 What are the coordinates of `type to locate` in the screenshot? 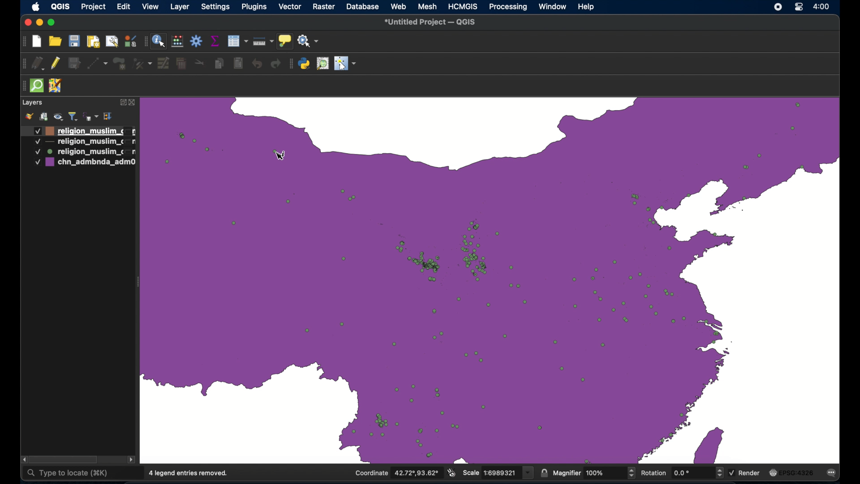 It's located at (67, 475).